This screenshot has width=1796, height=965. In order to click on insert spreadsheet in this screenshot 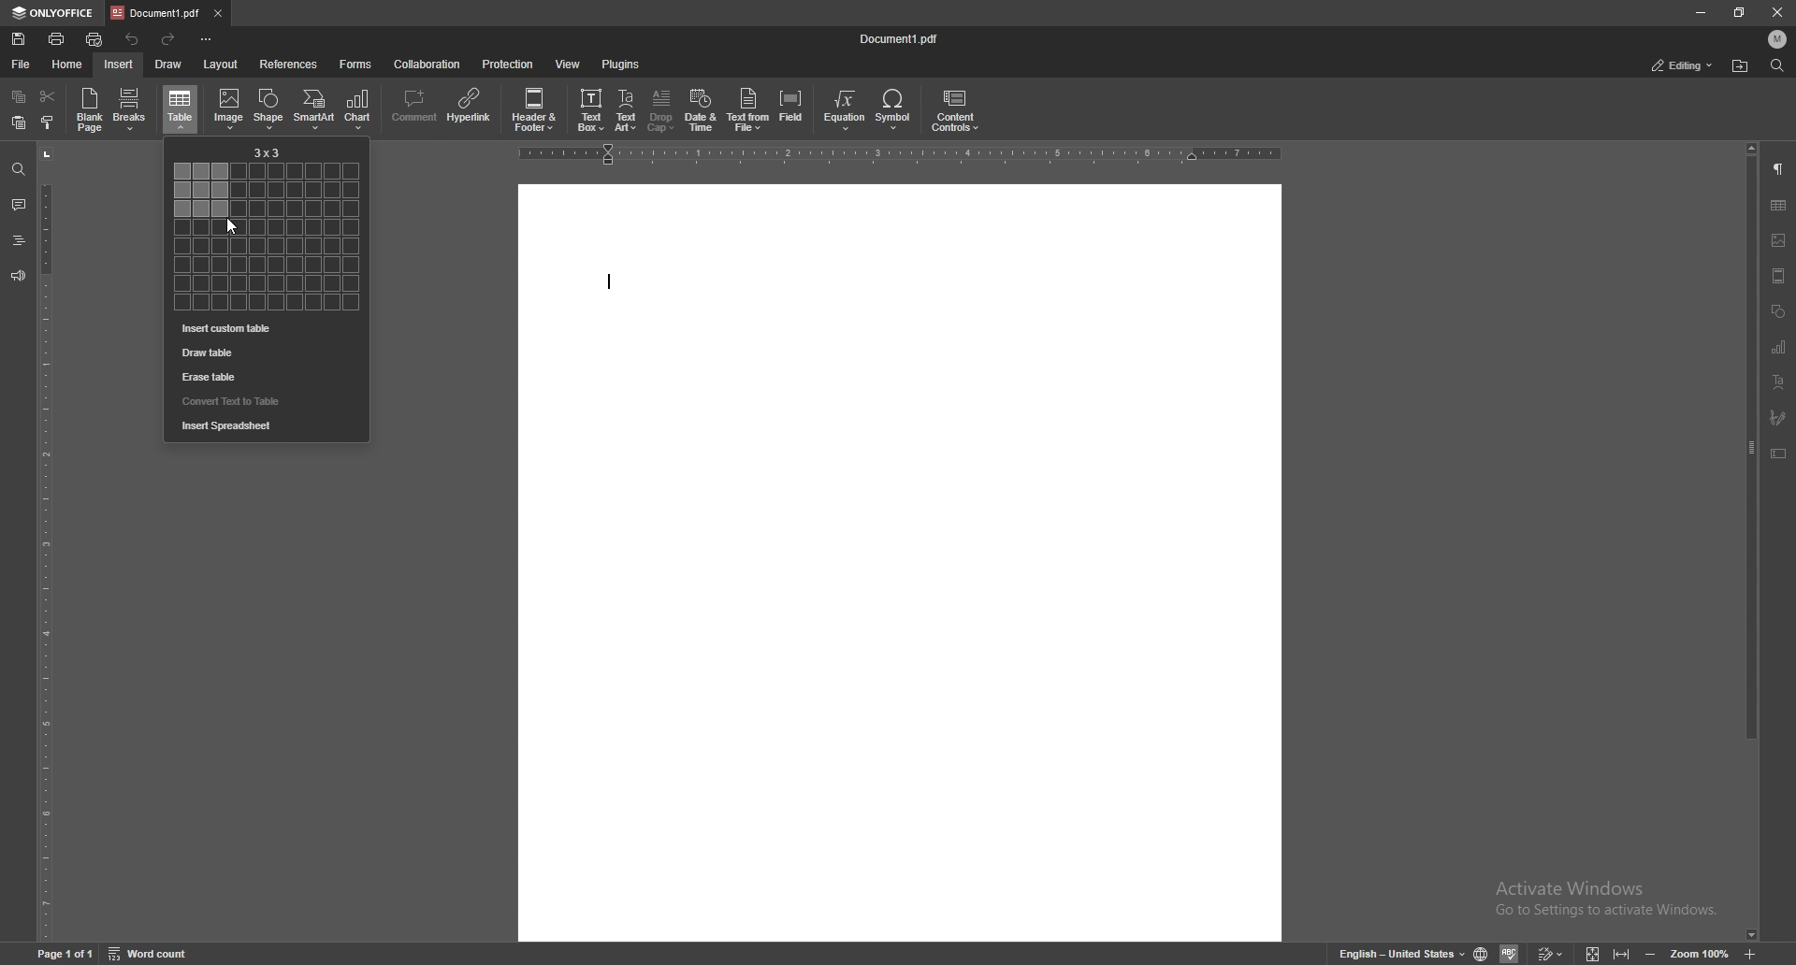, I will do `click(266, 426)`.